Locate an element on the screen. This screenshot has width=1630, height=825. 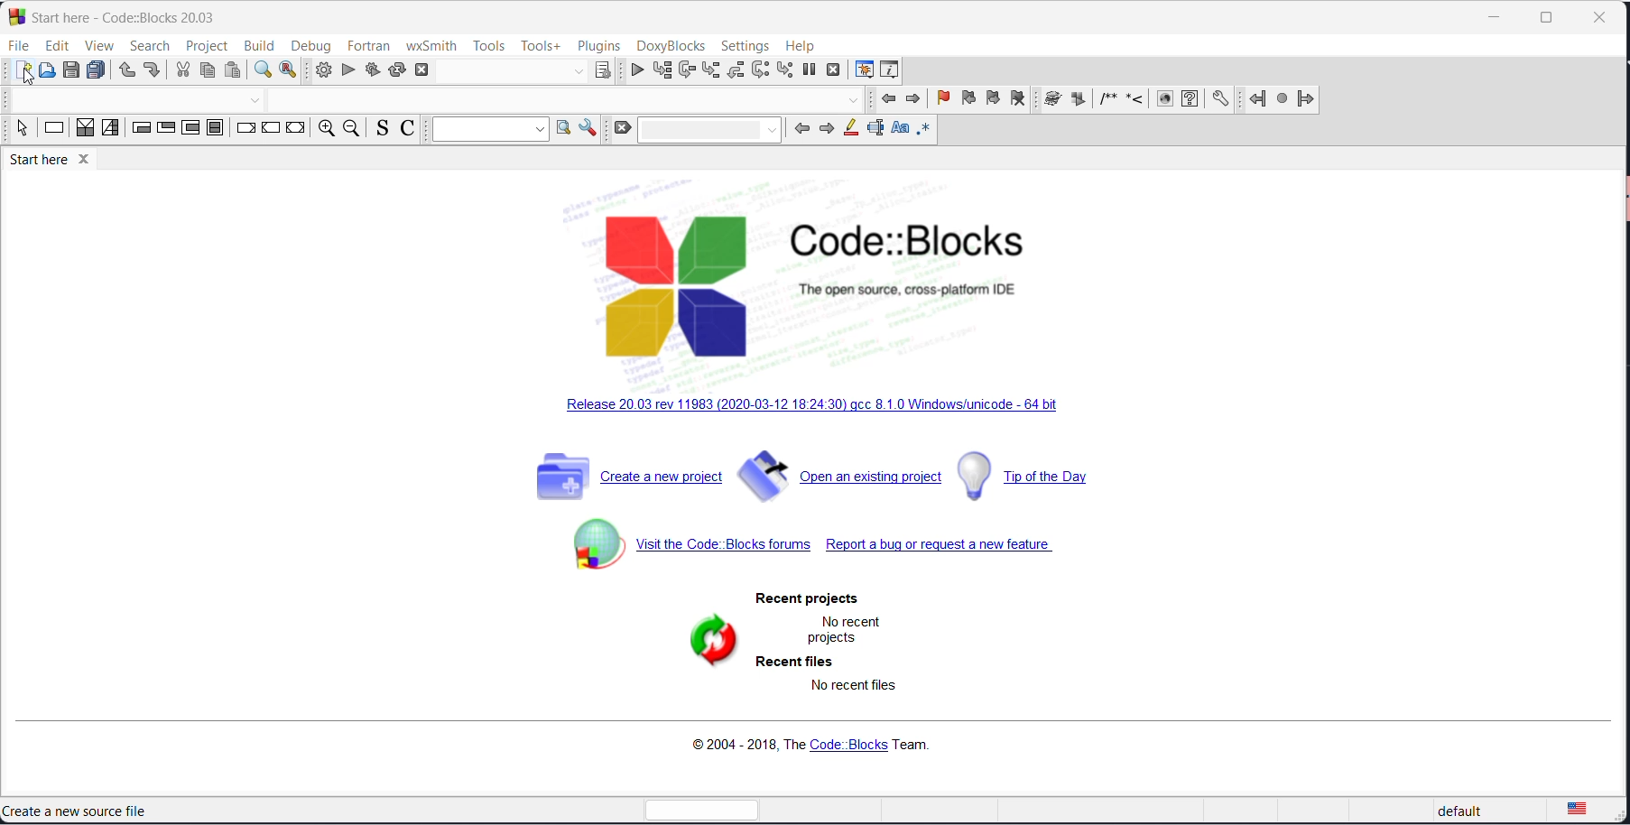
save is located at coordinates (71, 70).